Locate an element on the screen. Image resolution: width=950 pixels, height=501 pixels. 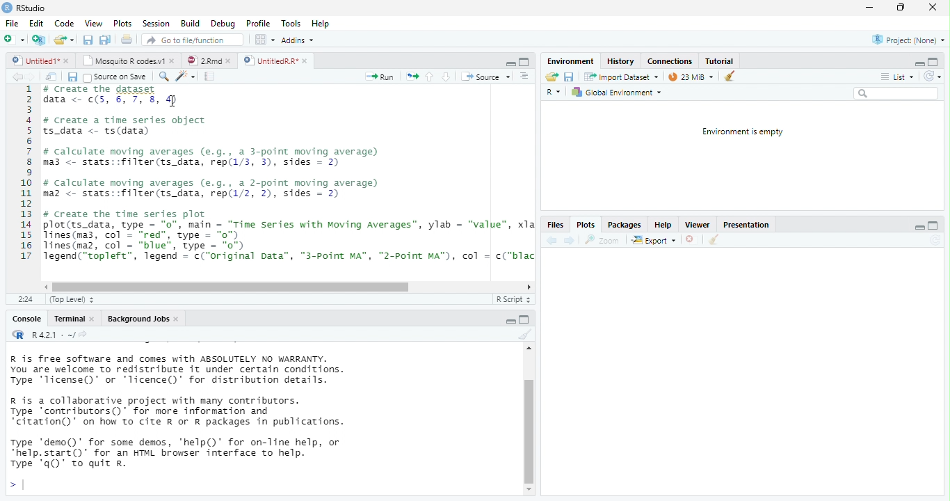
Plots is located at coordinates (584, 226).